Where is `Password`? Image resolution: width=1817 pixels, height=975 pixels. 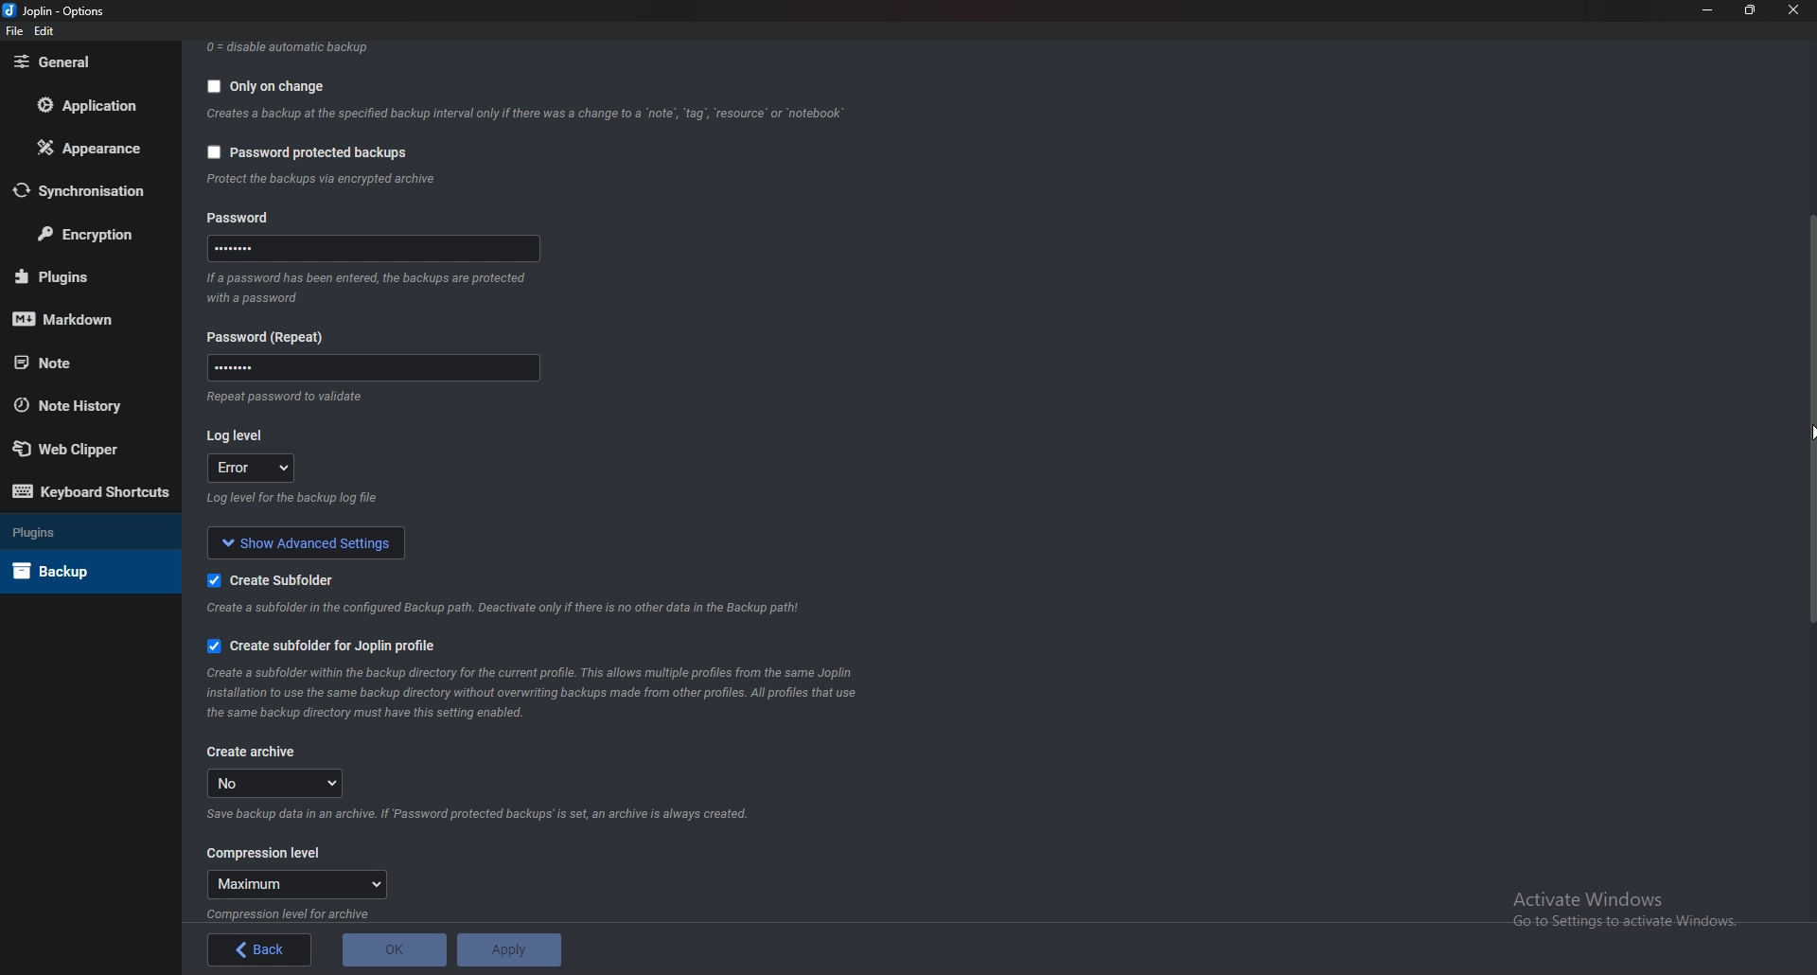
Password is located at coordinates (247, 220).